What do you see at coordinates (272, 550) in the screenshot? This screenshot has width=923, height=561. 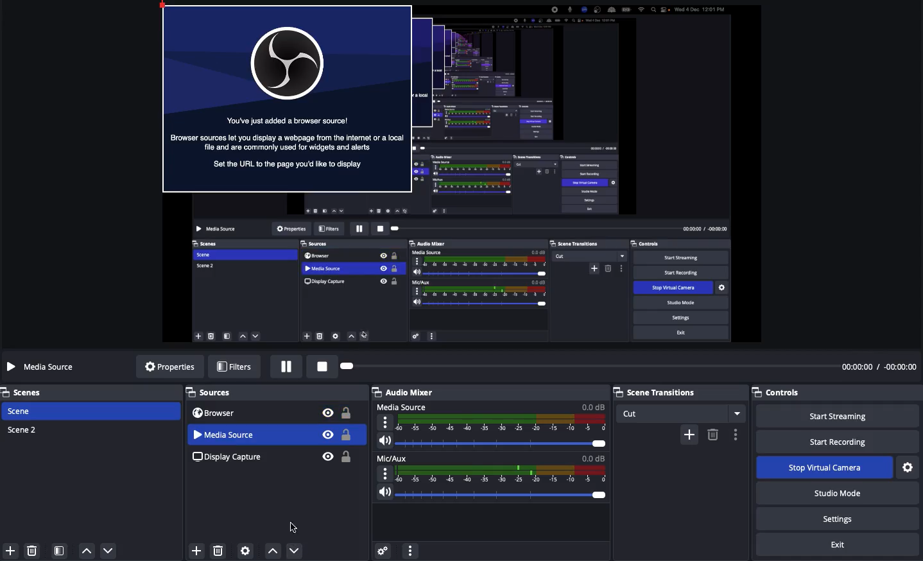 I see `Move up` at bounding box center [272, 550].